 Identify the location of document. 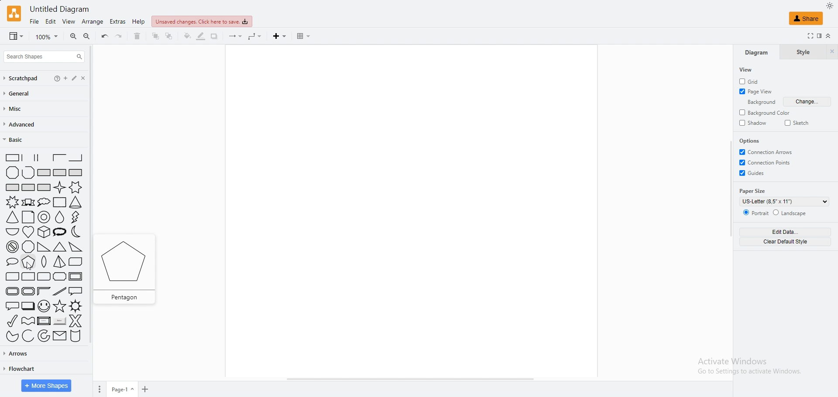
(28, 217).